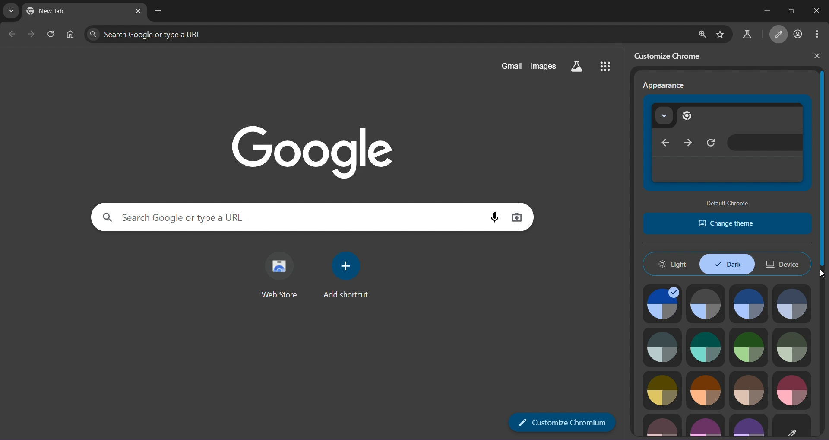  Describe the element at coordinates (605, 67) in the screenshot. I see `google apps` at that location.